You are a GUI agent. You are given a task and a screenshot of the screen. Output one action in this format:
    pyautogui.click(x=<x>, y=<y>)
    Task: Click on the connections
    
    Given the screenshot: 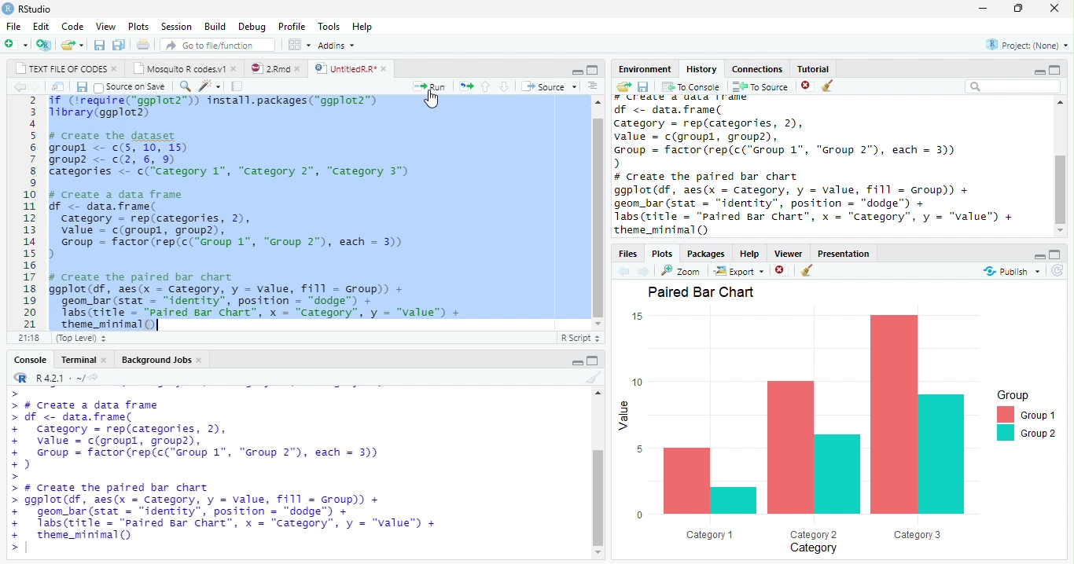 What is the action you would take?
    pyautogui.click(x=756, y=69)
    